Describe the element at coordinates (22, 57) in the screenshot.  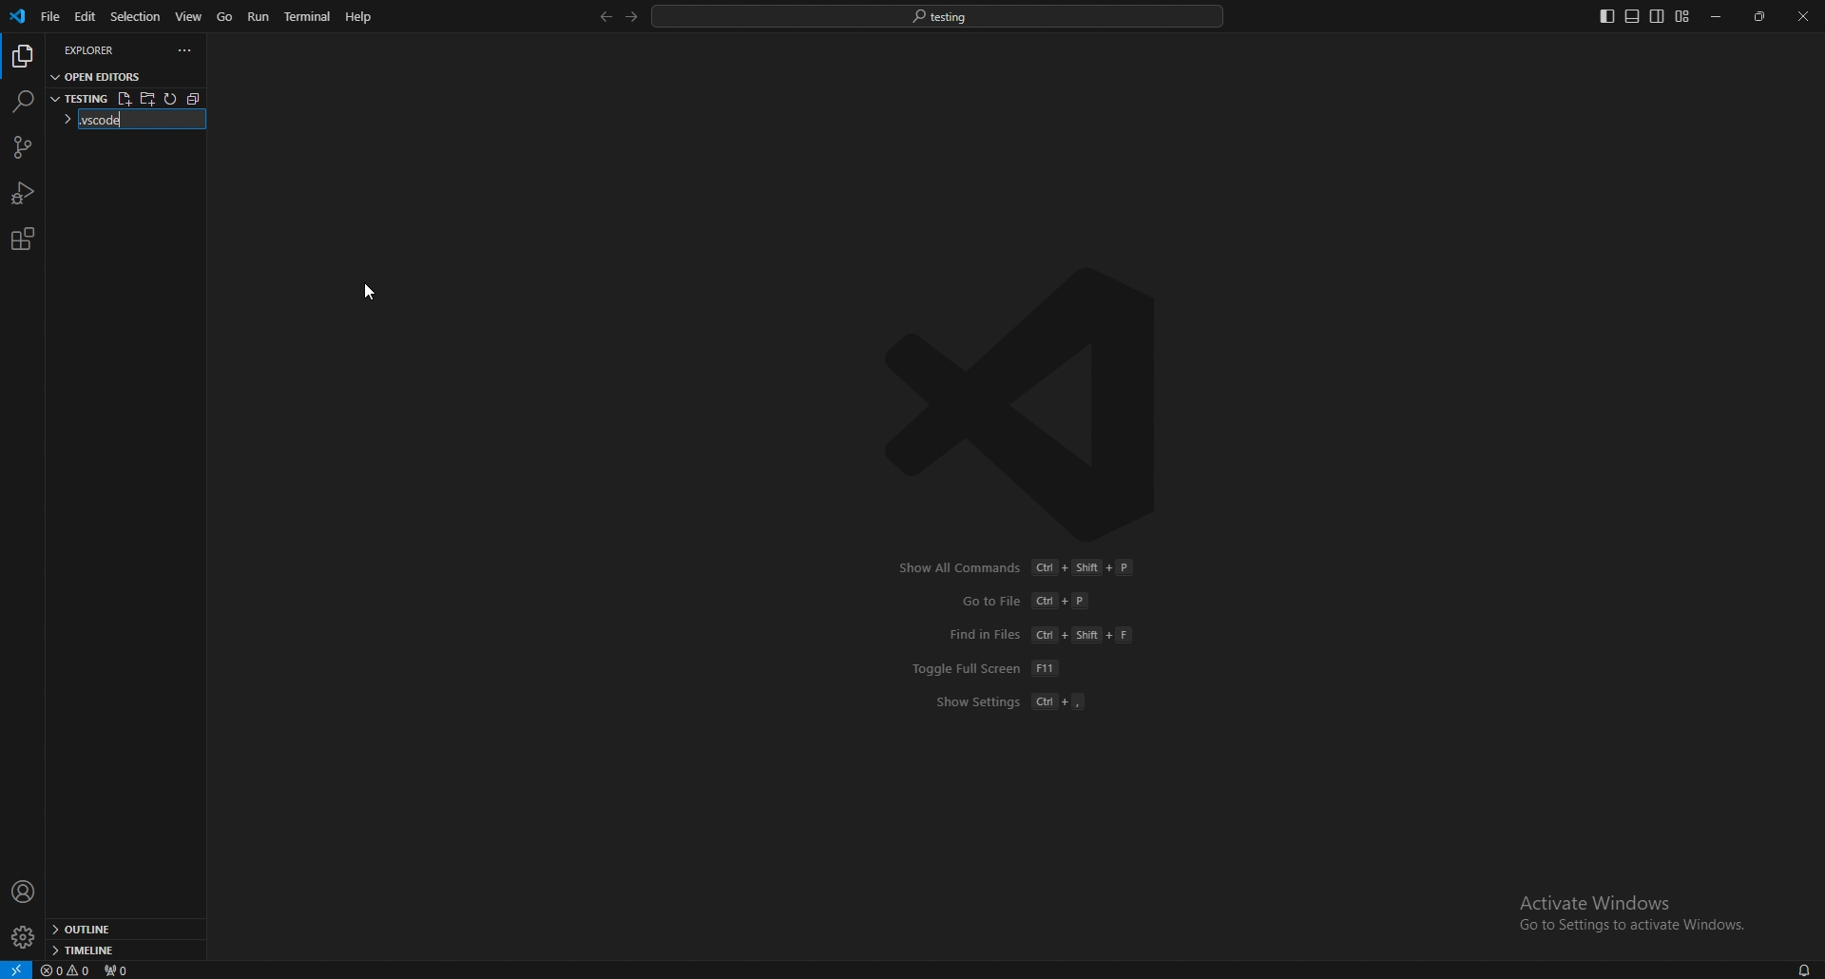
I see `explorer` at that location.